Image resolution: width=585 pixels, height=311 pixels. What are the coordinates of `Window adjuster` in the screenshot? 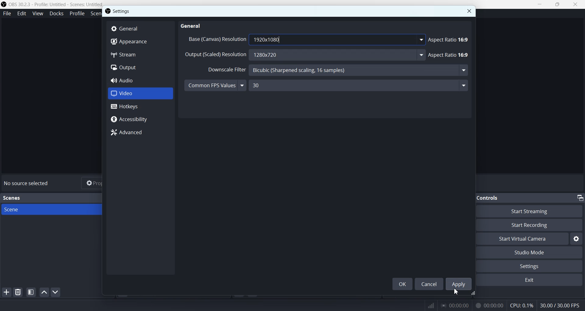 It's located at (474, 294).